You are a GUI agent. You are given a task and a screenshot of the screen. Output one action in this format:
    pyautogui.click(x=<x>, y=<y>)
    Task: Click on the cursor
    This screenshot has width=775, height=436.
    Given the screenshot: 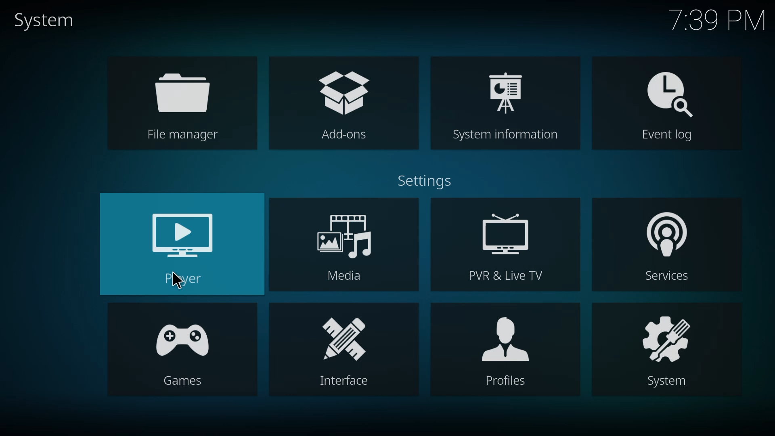 What is the action you would take?
    pyautogui.click(x=178, y=280)
    